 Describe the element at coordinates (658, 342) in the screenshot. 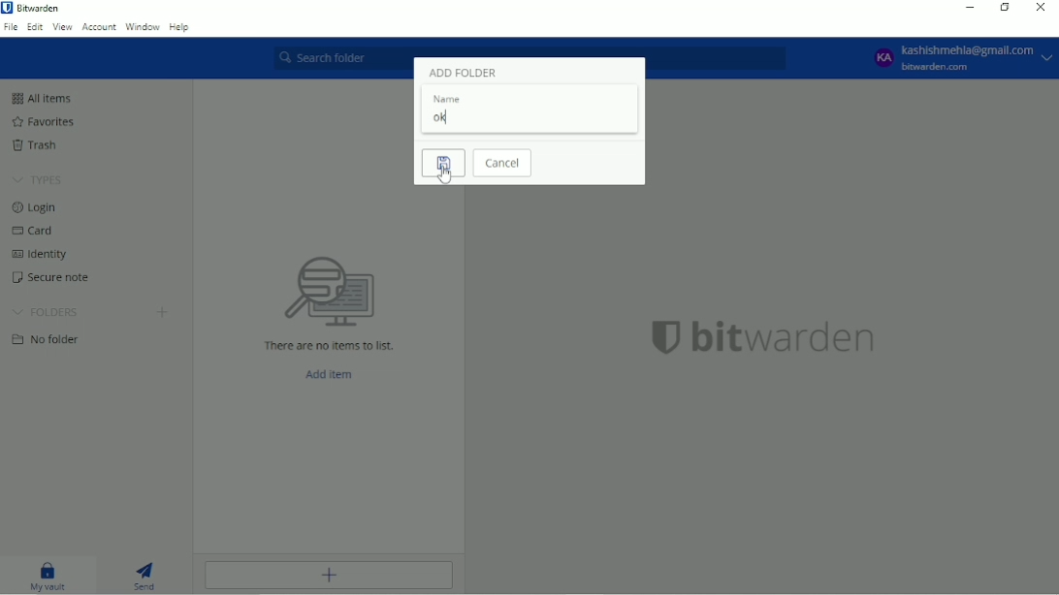

I see `bitwarden logo` at that location.